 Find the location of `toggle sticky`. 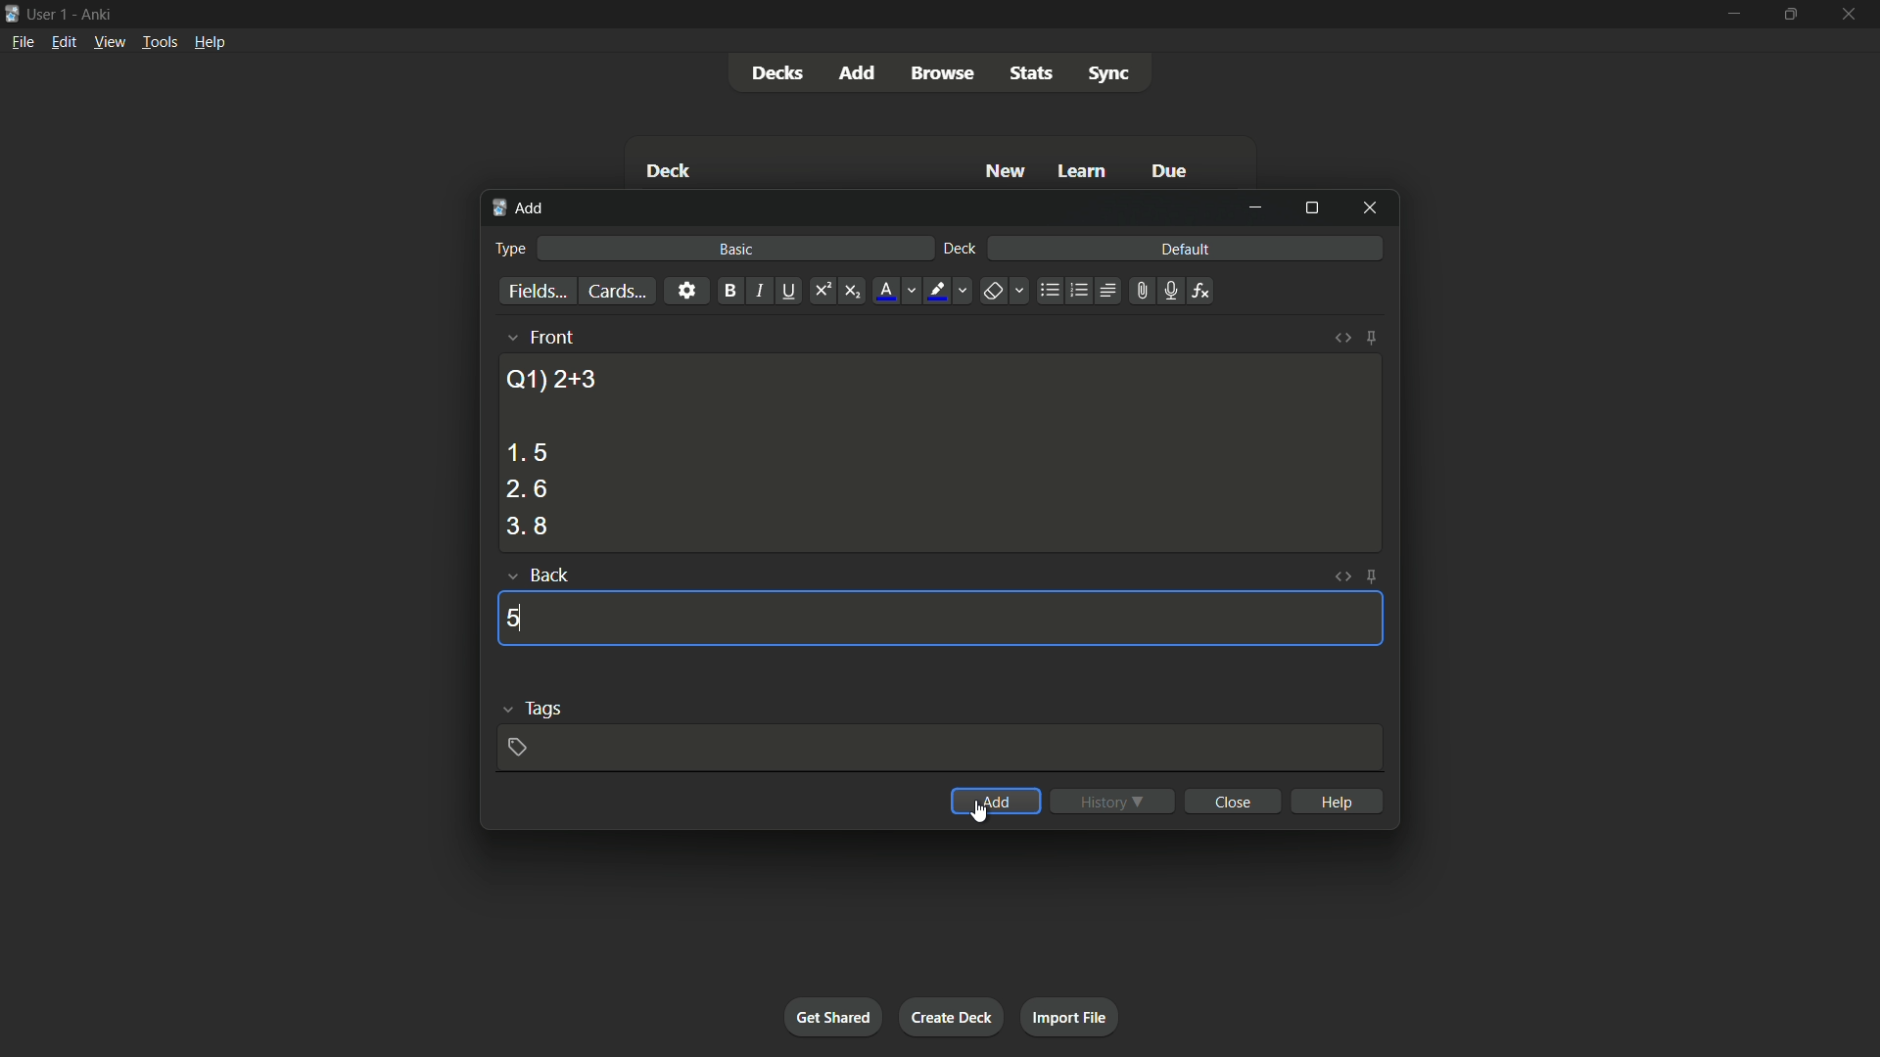

toggle sticky is located at coordinates (1371, 338).